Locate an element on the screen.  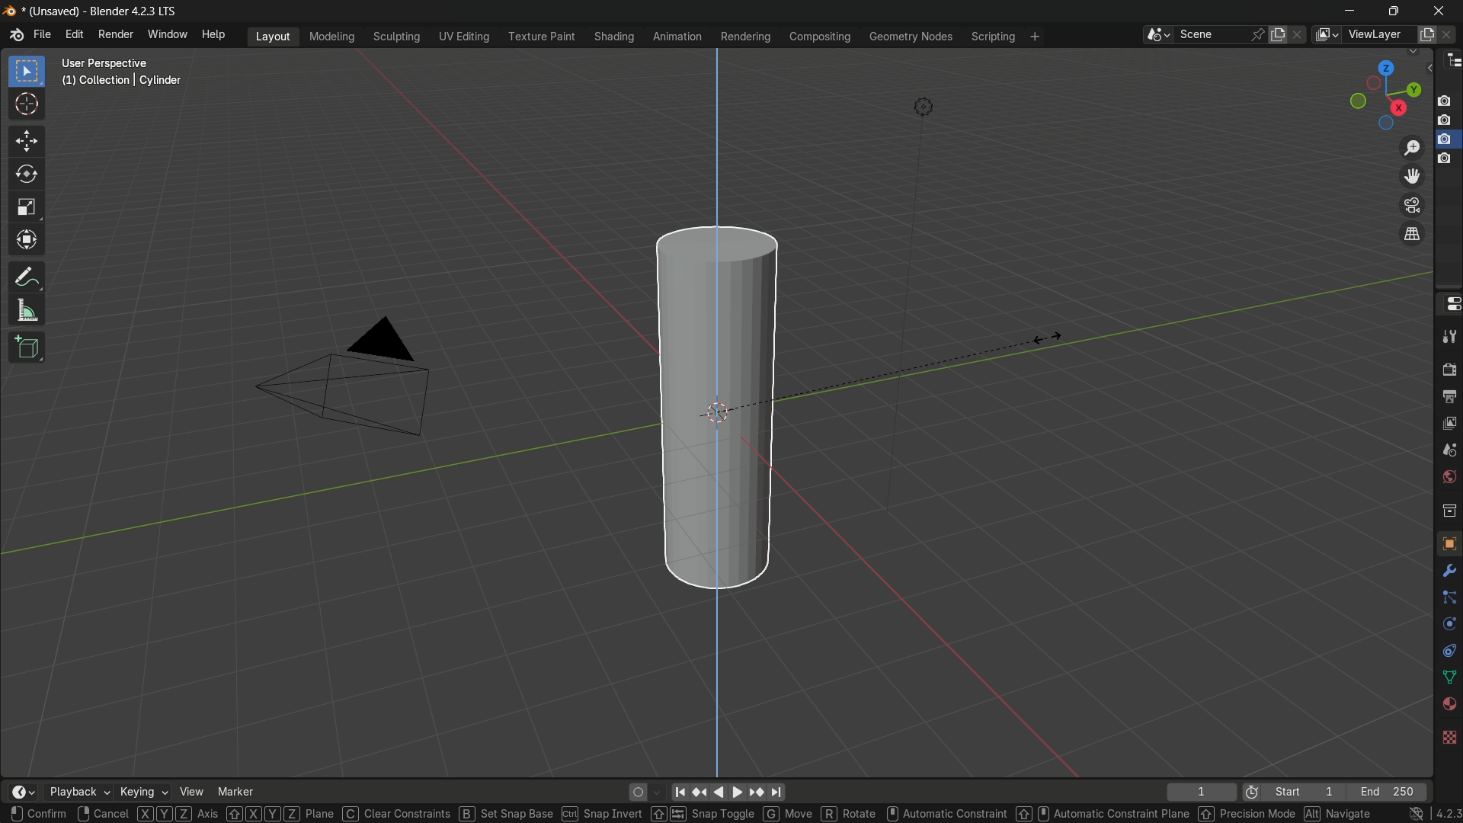
geometry nodes is located at coordinates (911, 37).